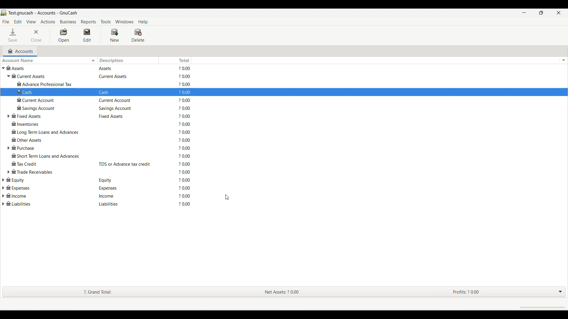  I want to click on Fixed assets, so click(50, 116).